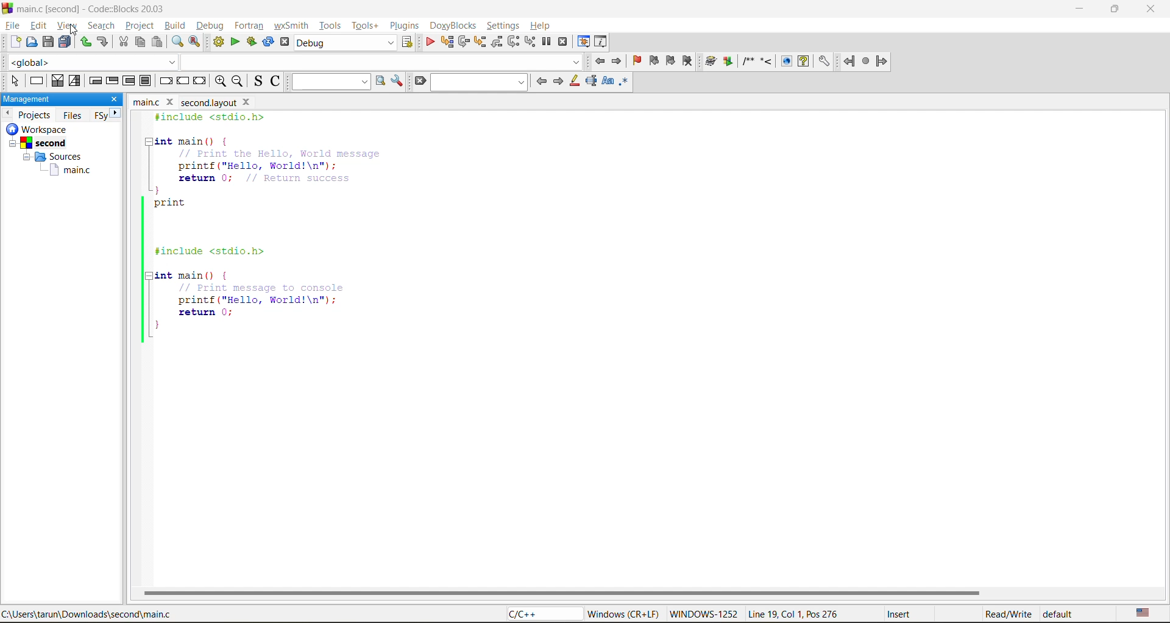 This screenshot has width=1170, height=623. Describe the element at coordinates (767, 62) in the screenshot. I see `doxyblocks` at that location.